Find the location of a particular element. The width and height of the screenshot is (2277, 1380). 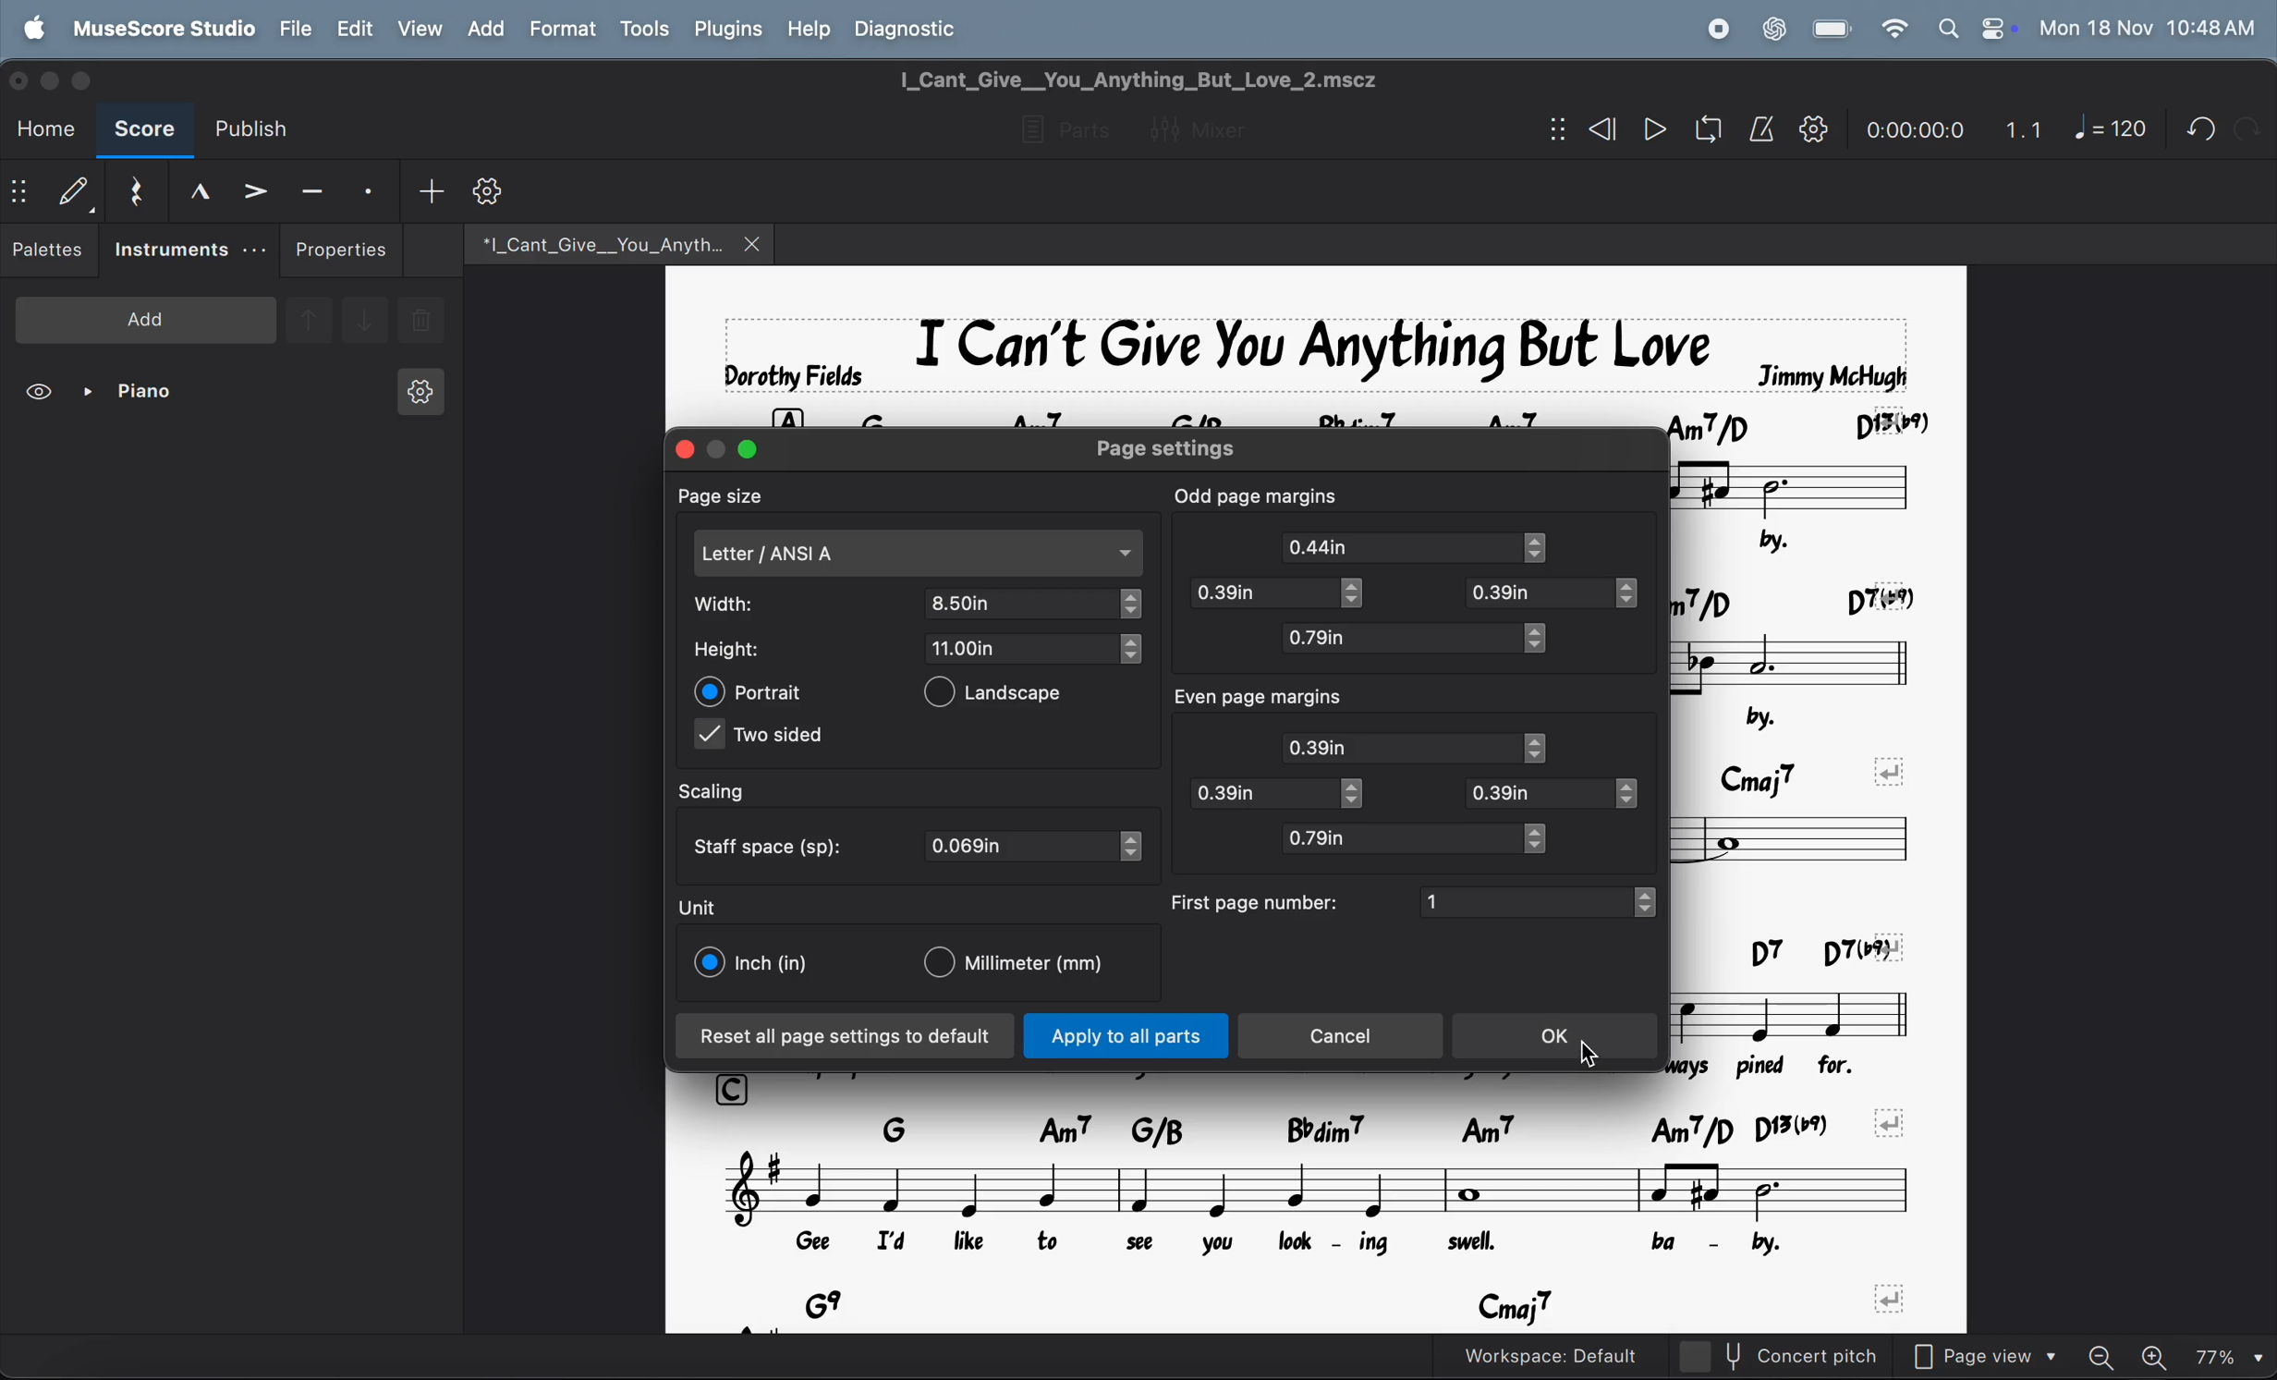

lyrics is located at coordinates (1825, 537).